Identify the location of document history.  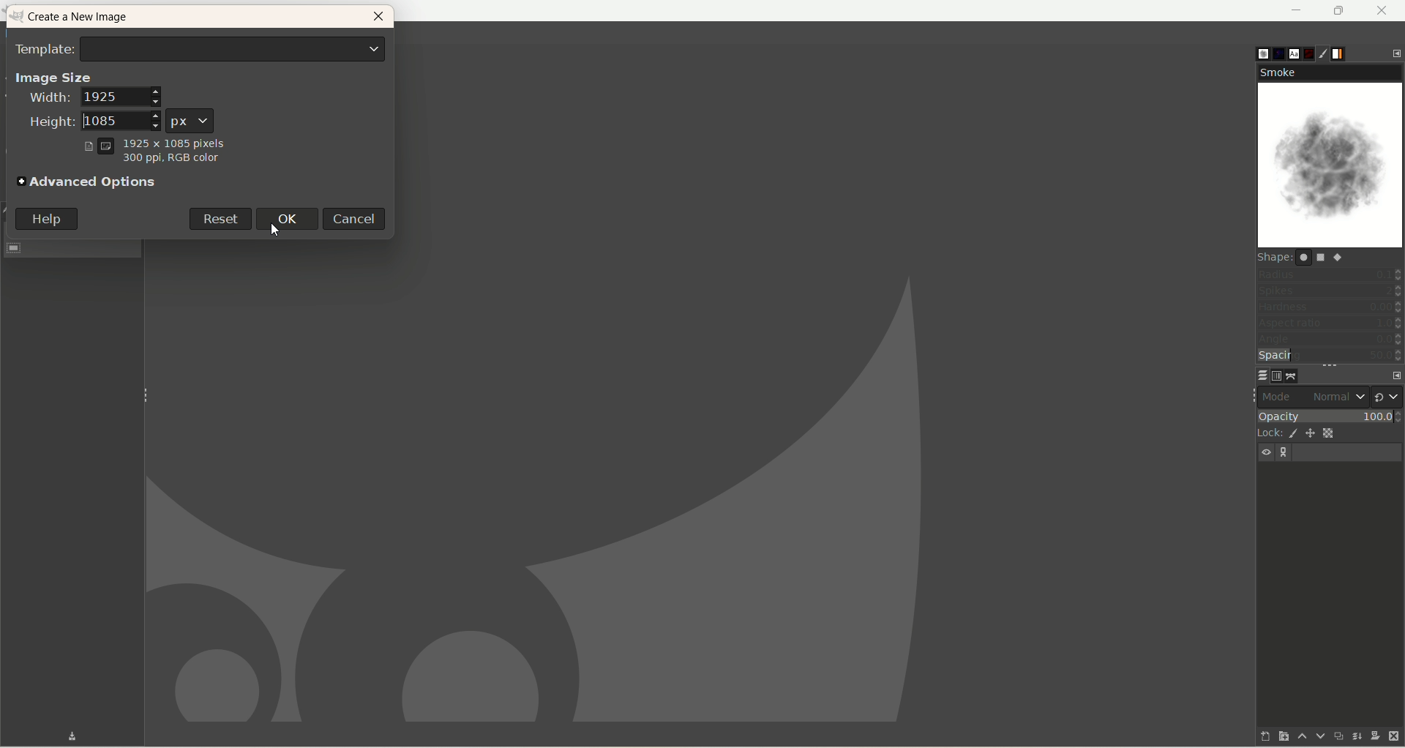
(1311, 51).